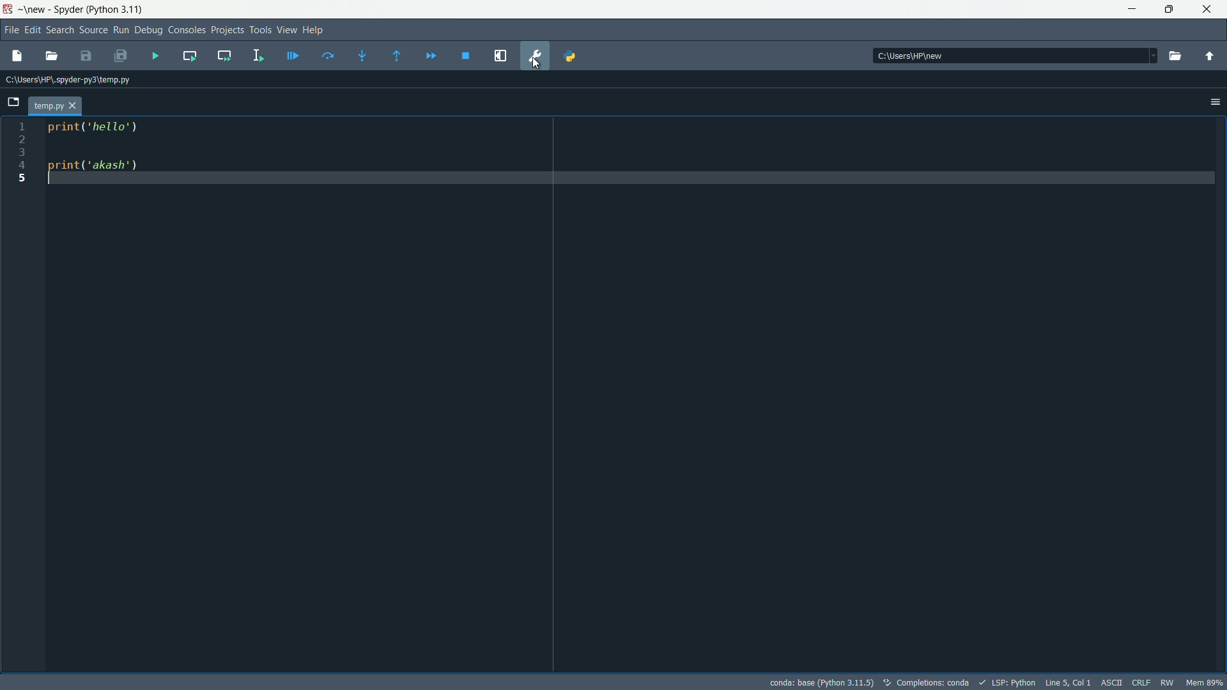 This screenshot has height=690, width=1227. I want to click on cursor, so click(539, 69).